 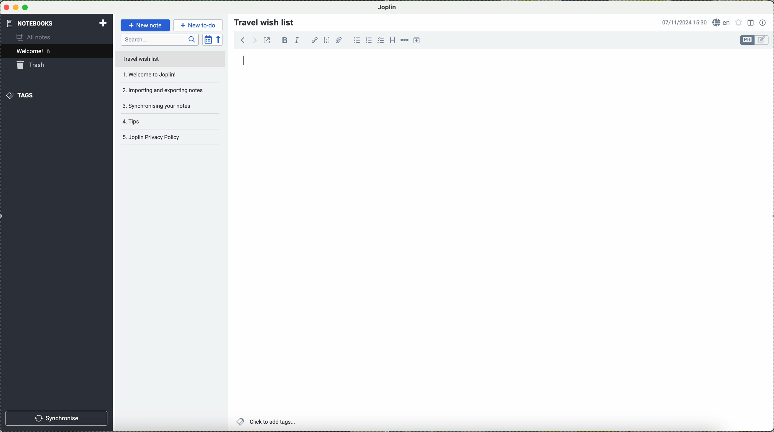 I want to click on notebooks tab, so click(x=57, y=23).